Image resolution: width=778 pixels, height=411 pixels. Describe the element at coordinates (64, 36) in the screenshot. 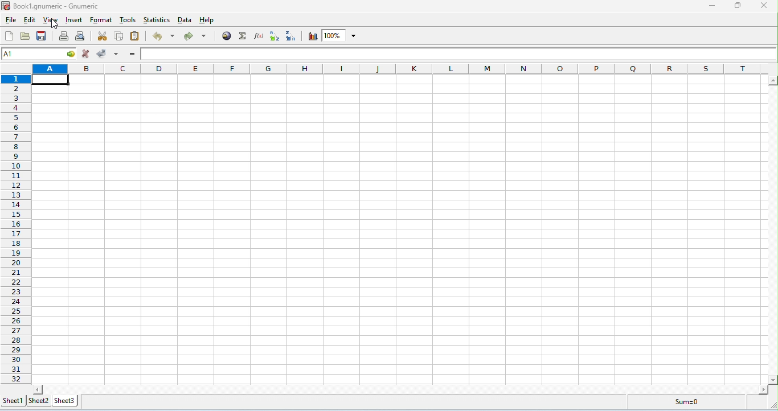

I see `print` at that location.